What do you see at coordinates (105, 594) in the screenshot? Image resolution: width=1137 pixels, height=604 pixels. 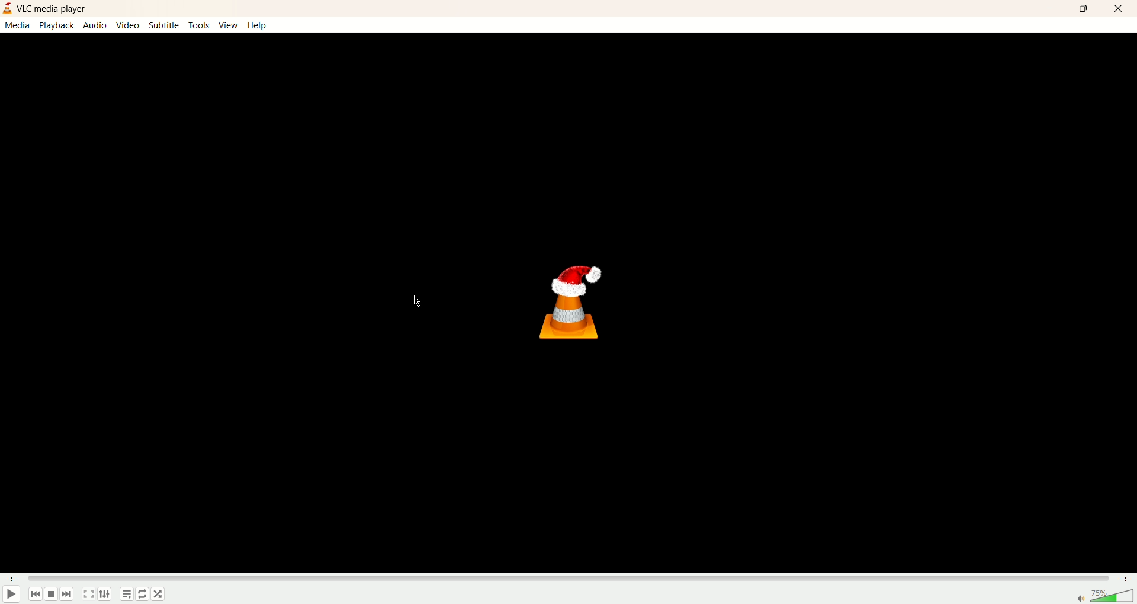 I see `extended setting` at bounding box center [105, 594].